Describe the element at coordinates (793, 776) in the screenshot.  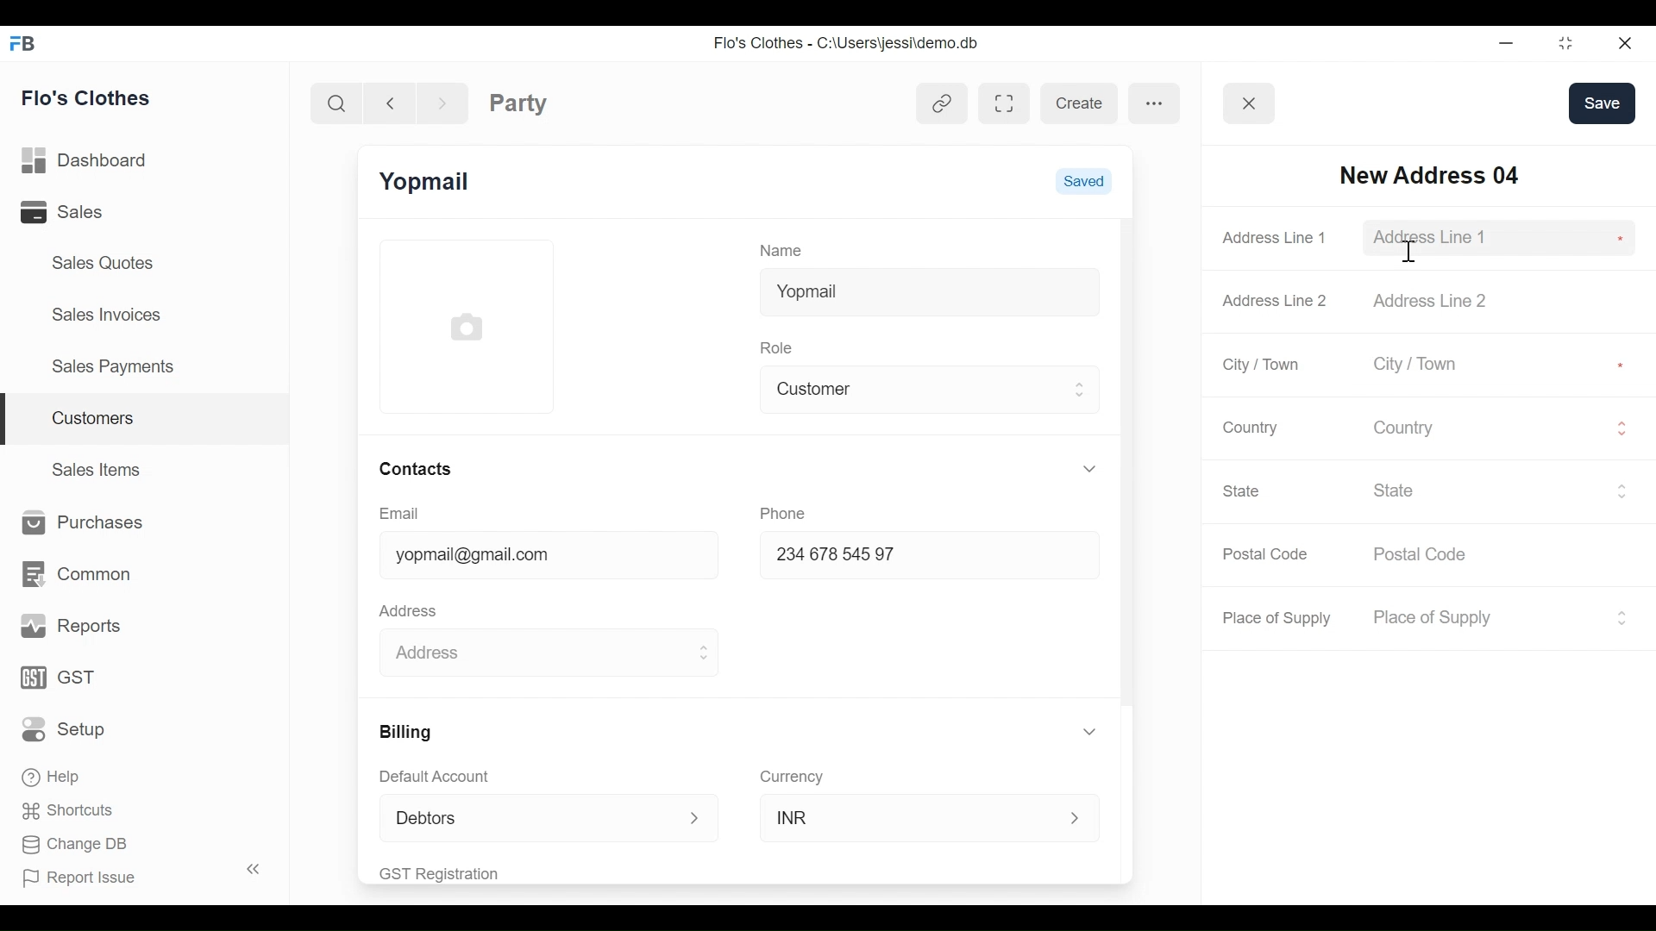
I see `Currency` at that location.